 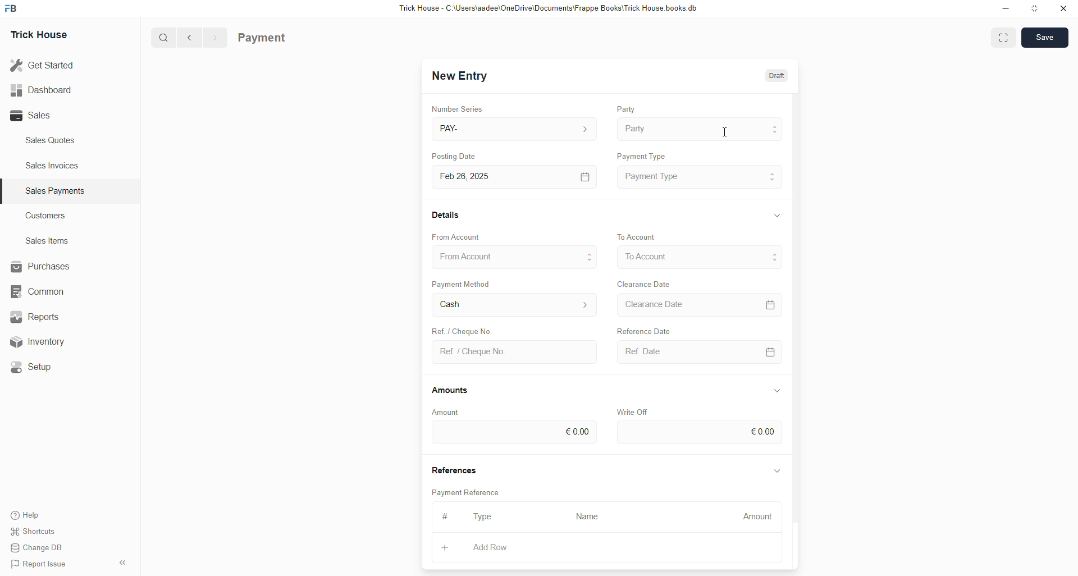 I want to click on Back, so click(x=190, y=38).